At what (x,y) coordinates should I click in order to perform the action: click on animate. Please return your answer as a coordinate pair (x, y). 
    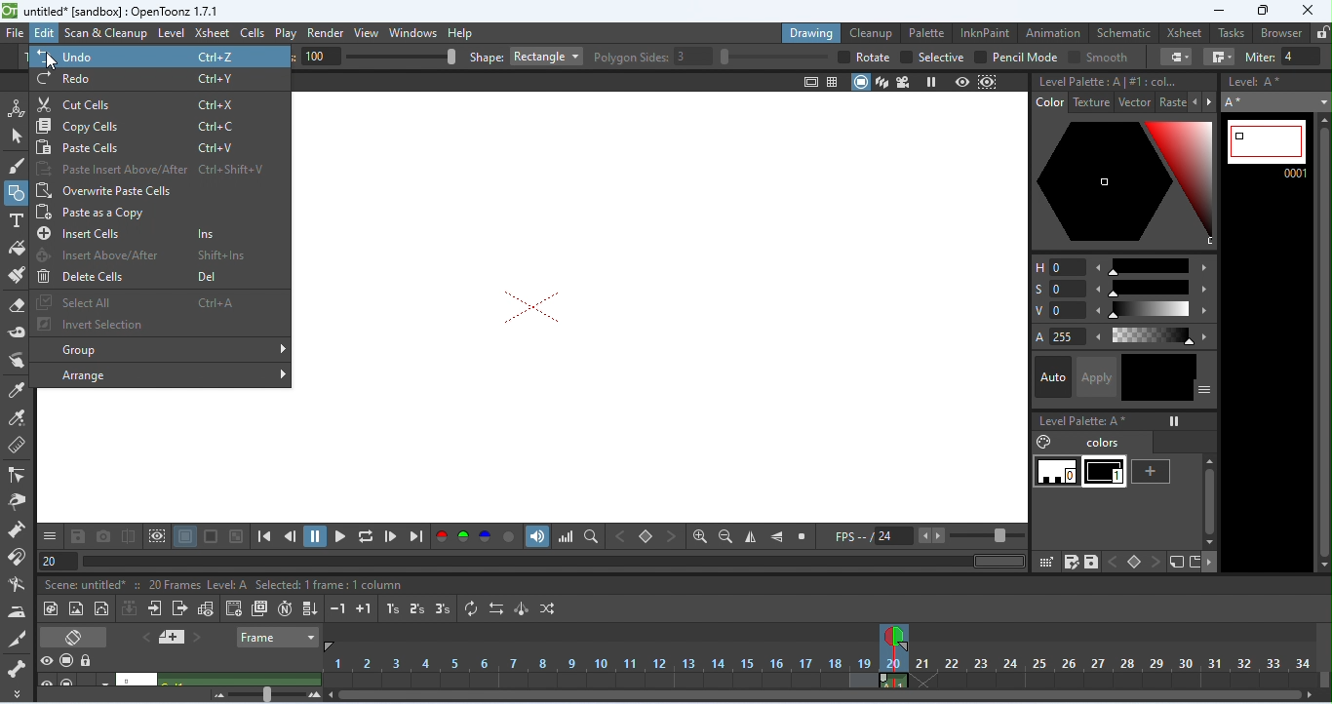
    Looking at the image, I should click on (16, 107).